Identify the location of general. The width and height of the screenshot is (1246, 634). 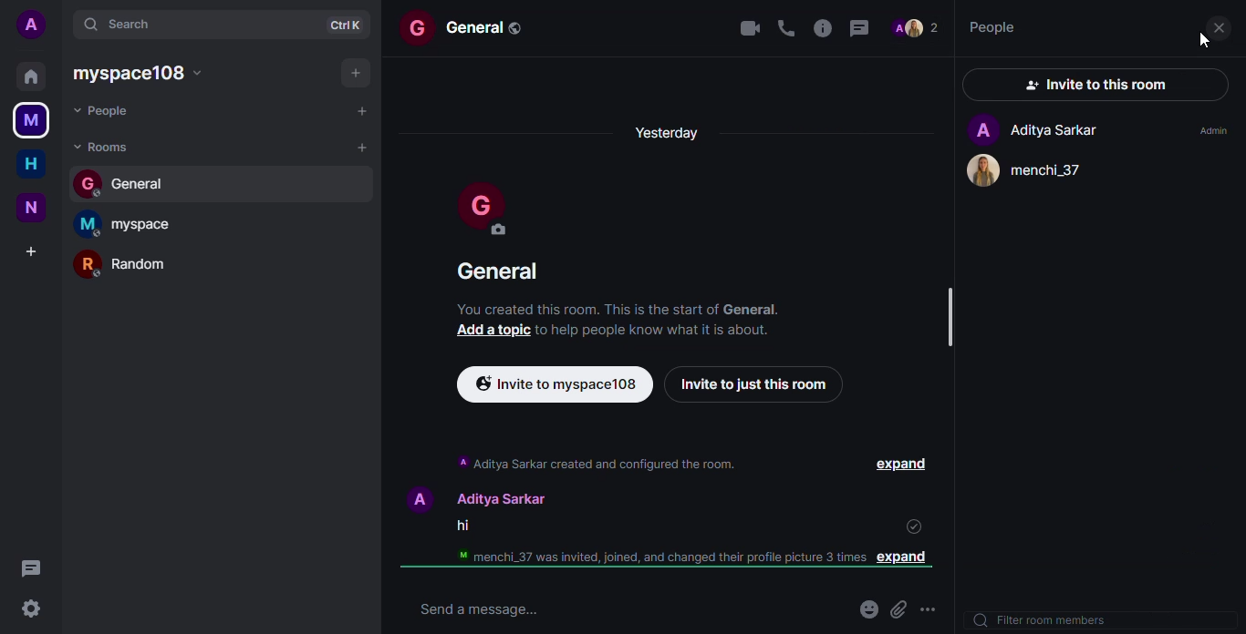
(497, 273).